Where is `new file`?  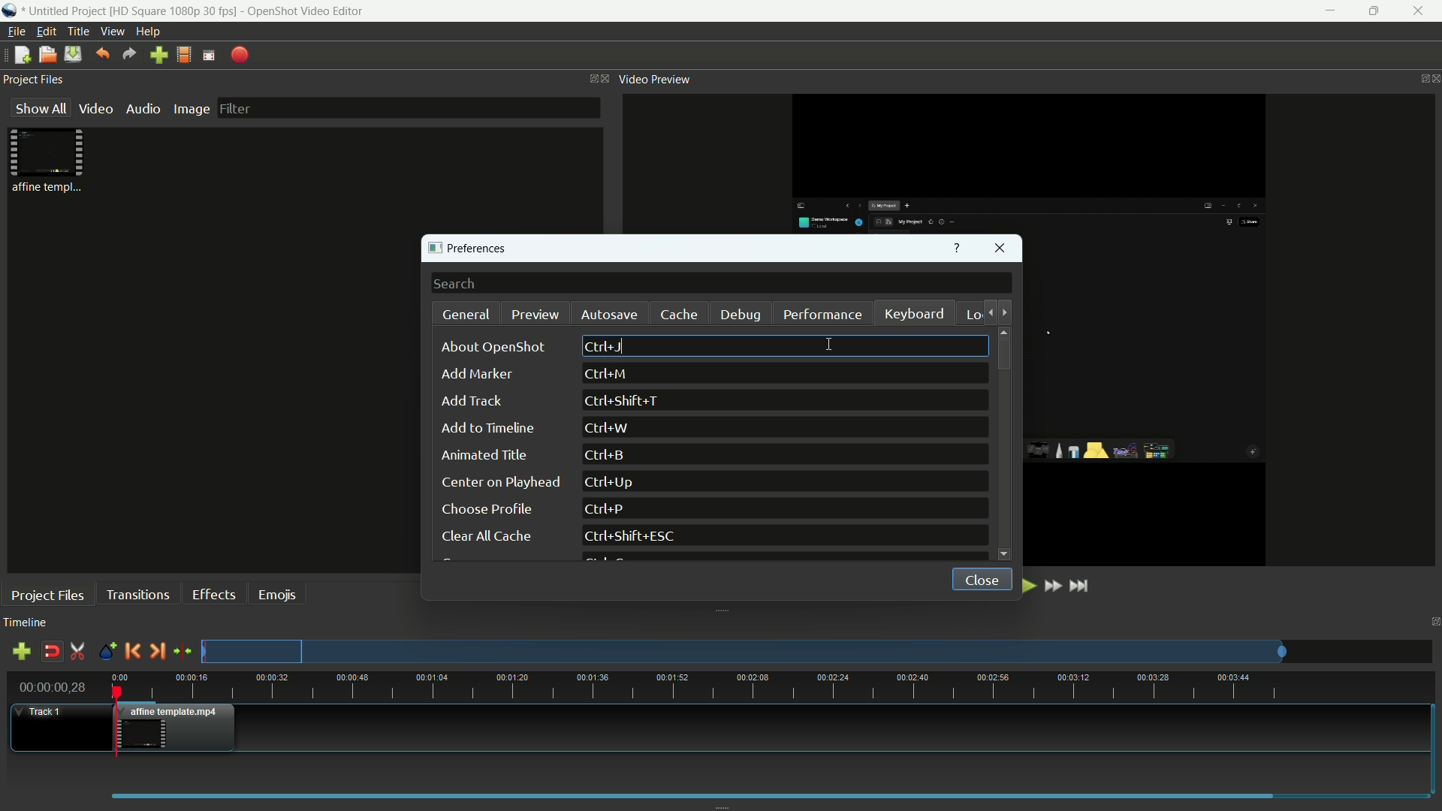 new file is located at coordinates (20, 56).